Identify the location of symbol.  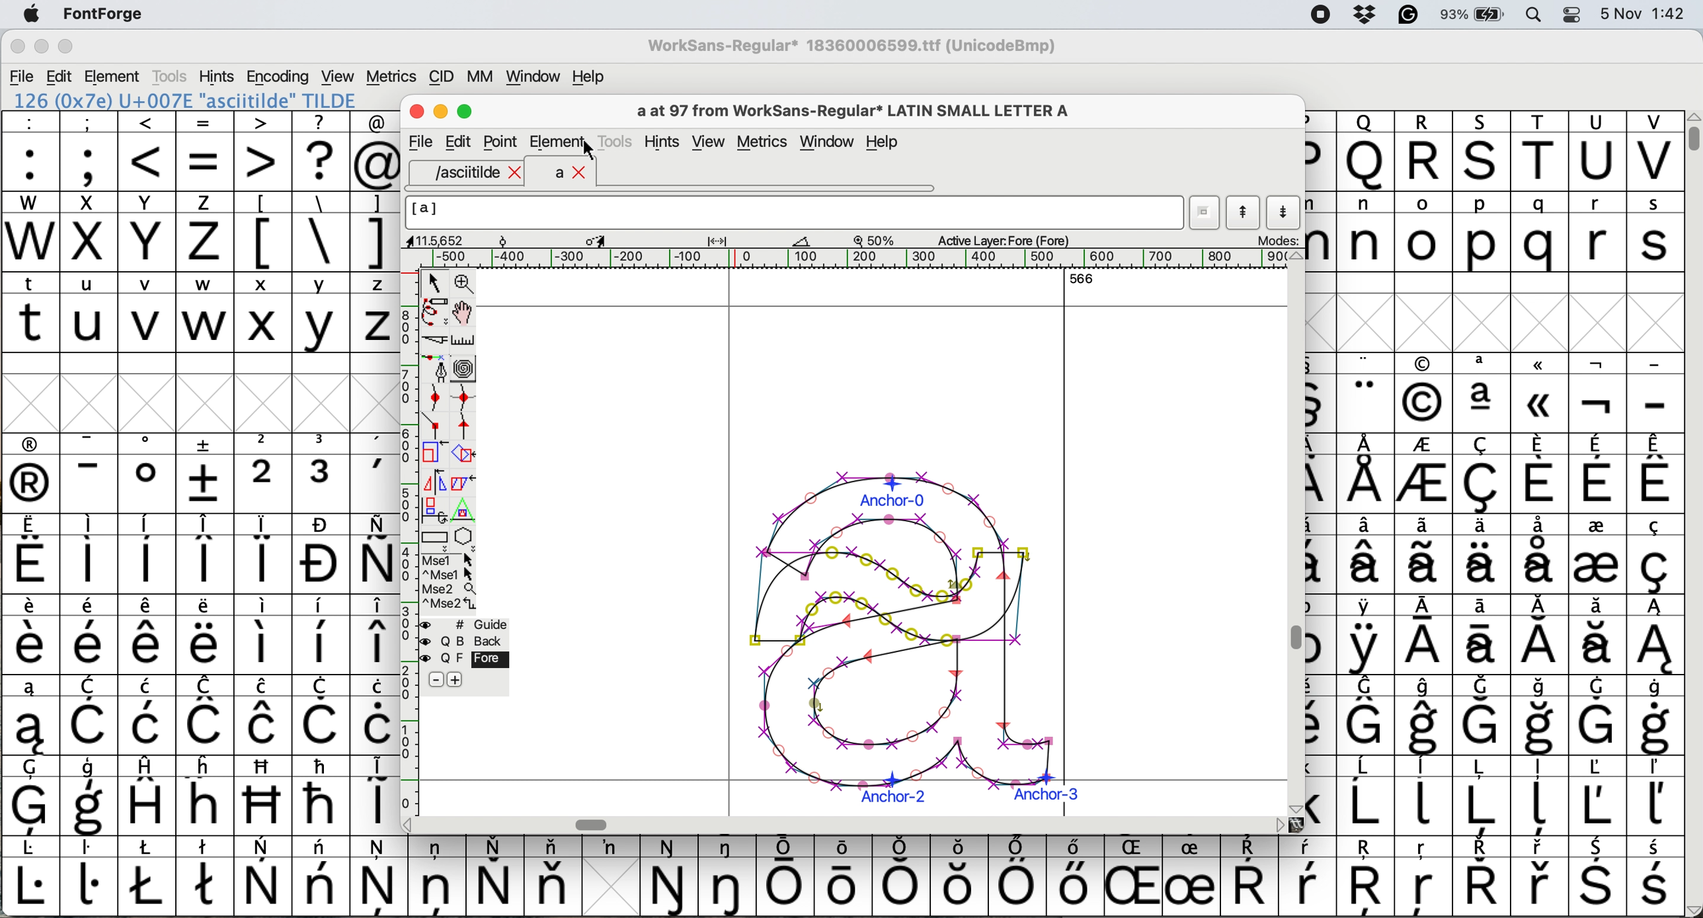
(376, 635).